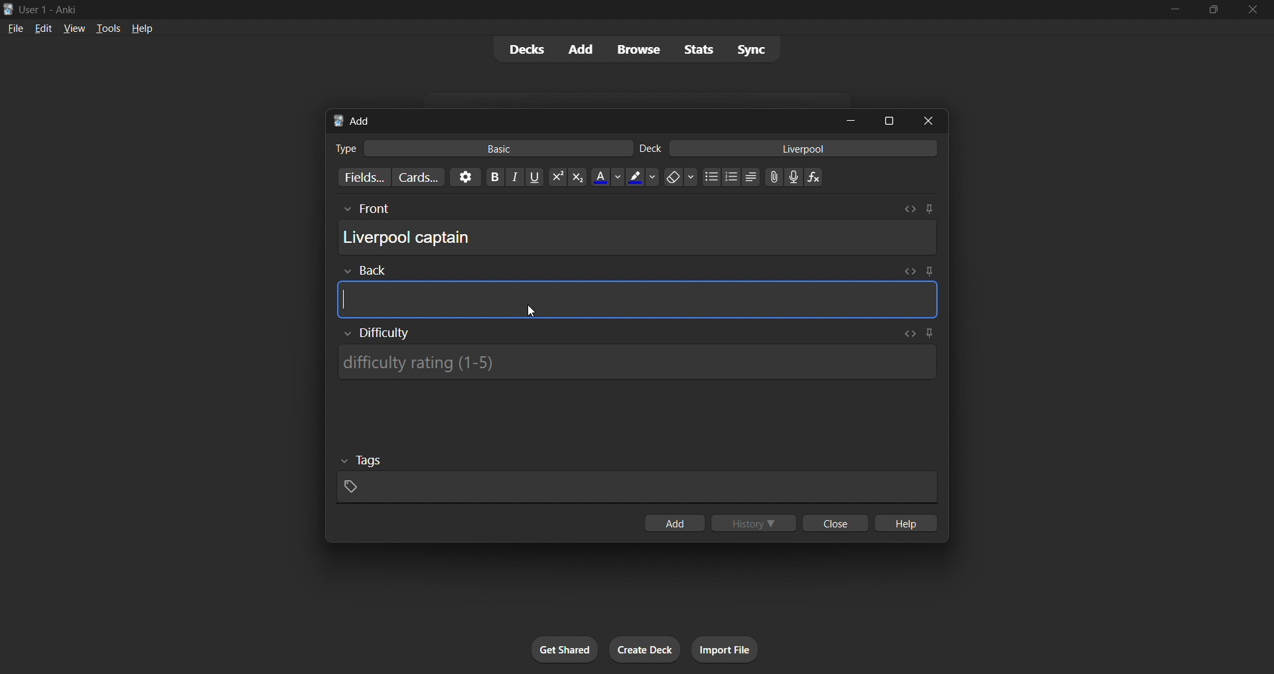 The height and width of the screenshot is (674, 1274). I want to click on Text color options, so click(607, 176).